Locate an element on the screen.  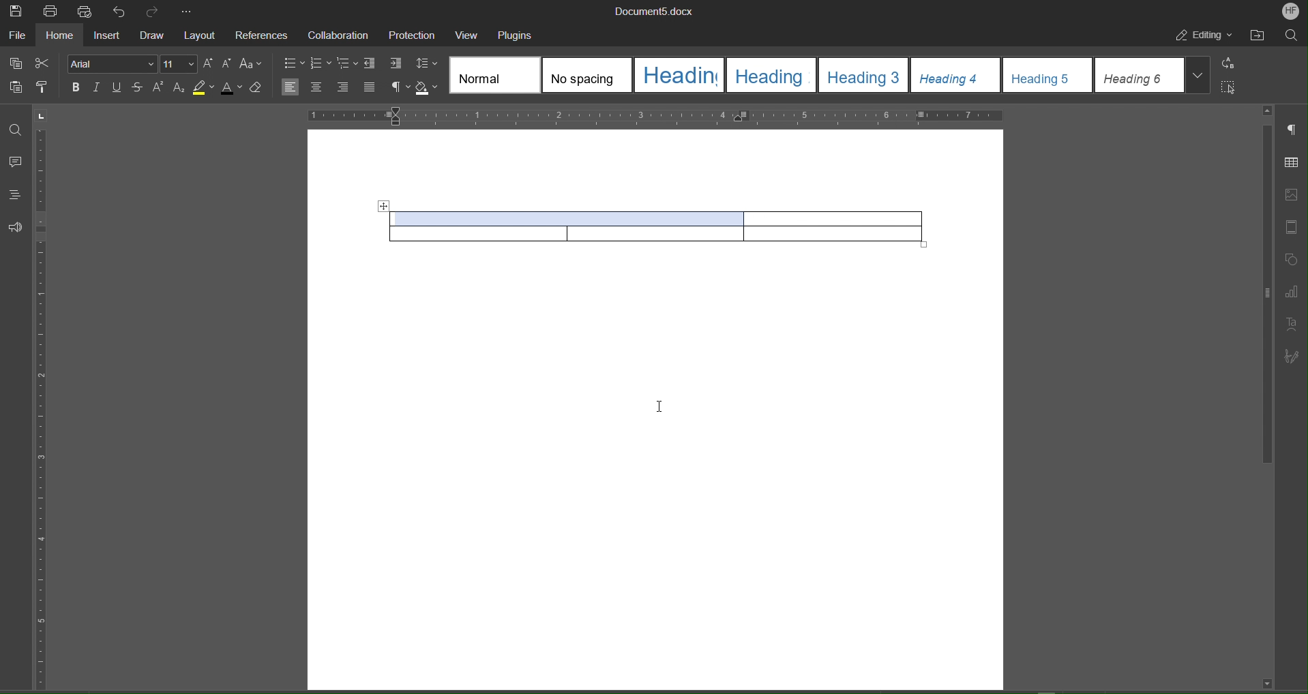
Protection is located at coordinates (413, 35).